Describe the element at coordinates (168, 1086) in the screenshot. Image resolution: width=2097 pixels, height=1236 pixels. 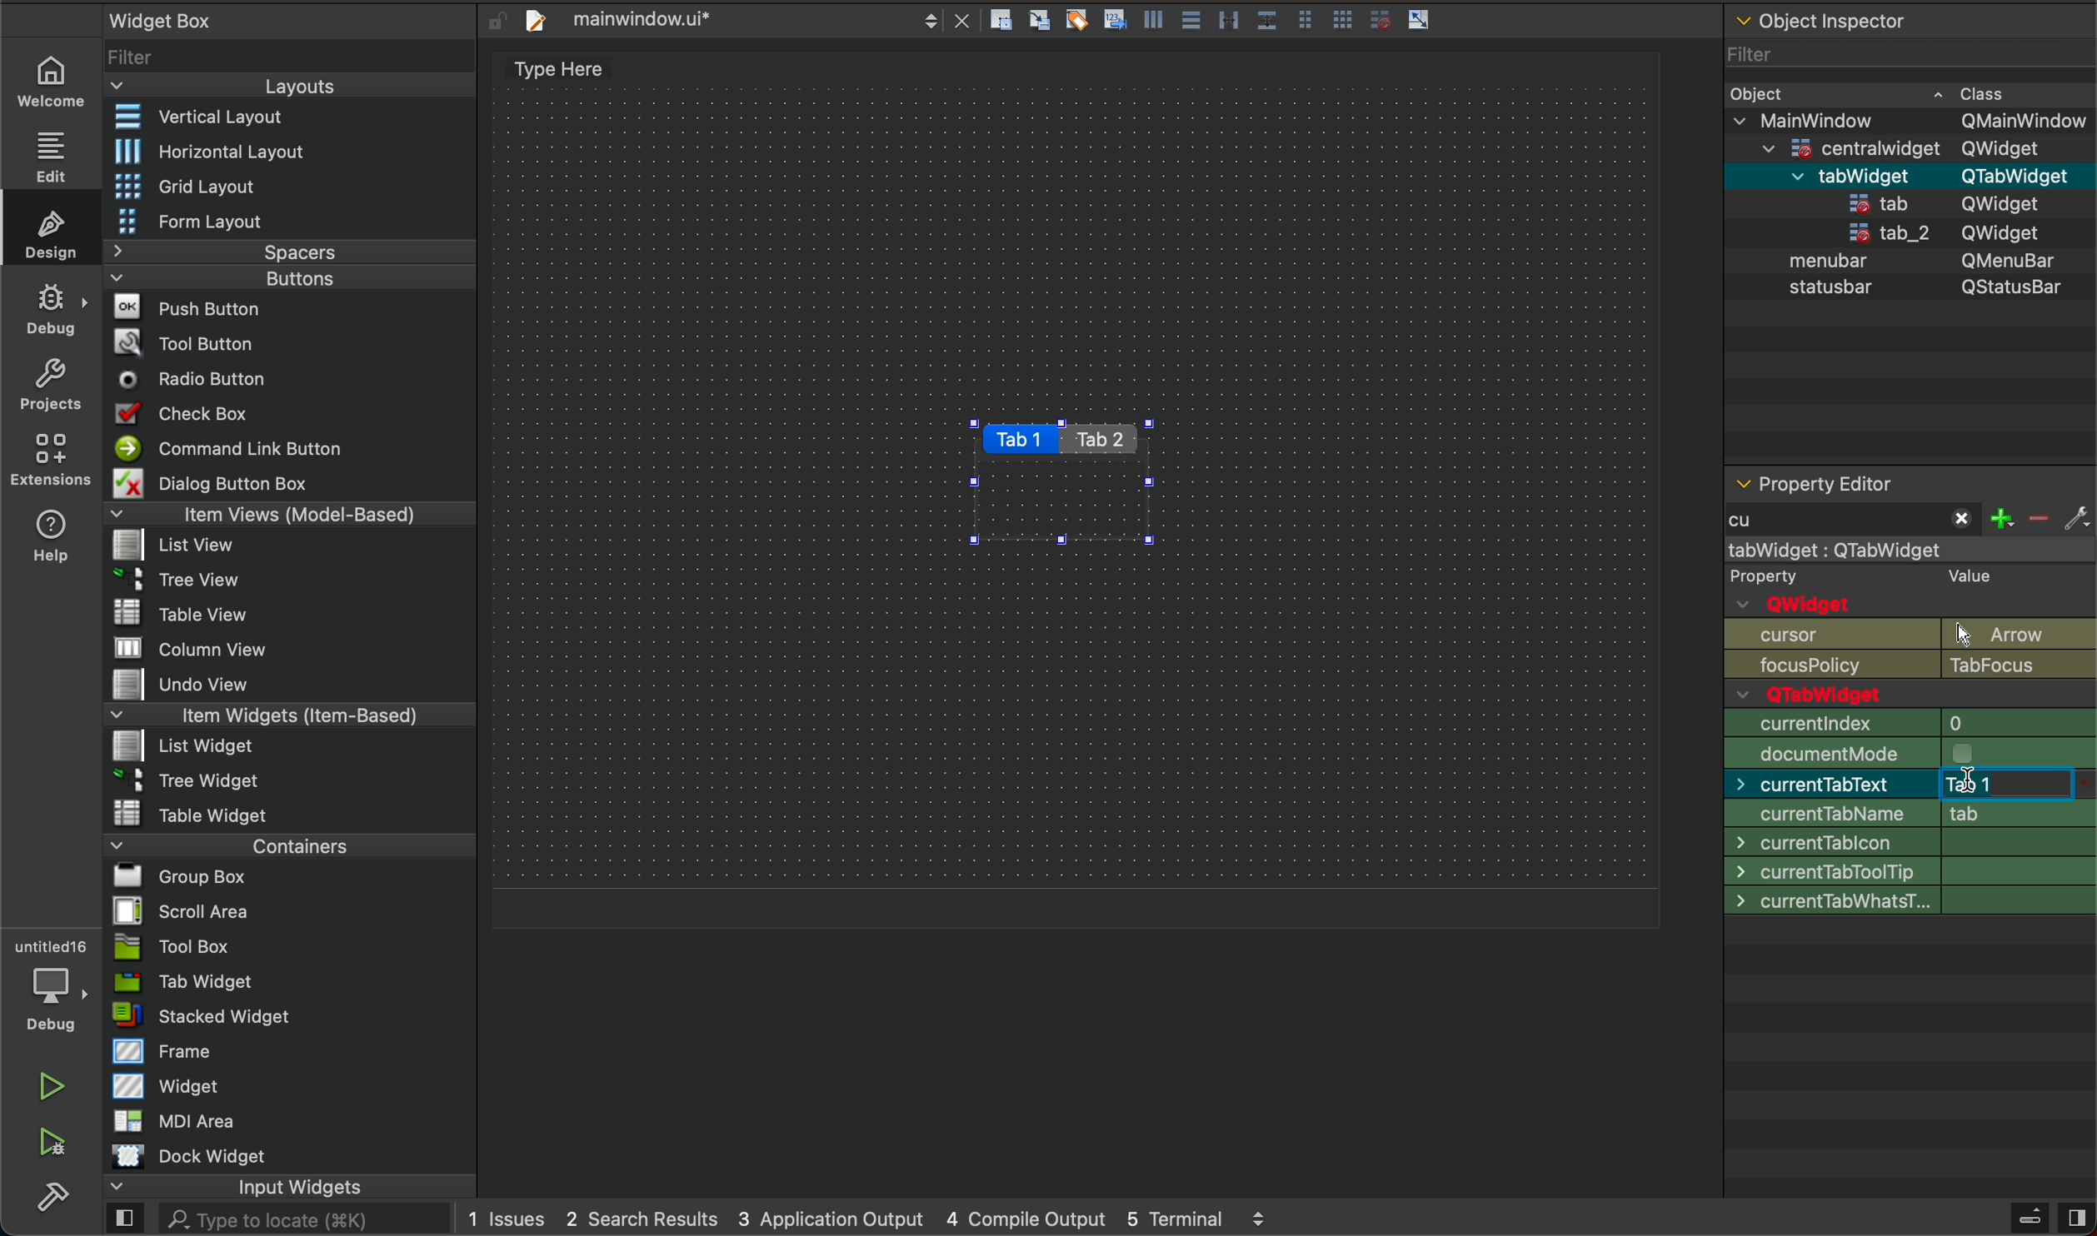
I see `Widget` at that location.